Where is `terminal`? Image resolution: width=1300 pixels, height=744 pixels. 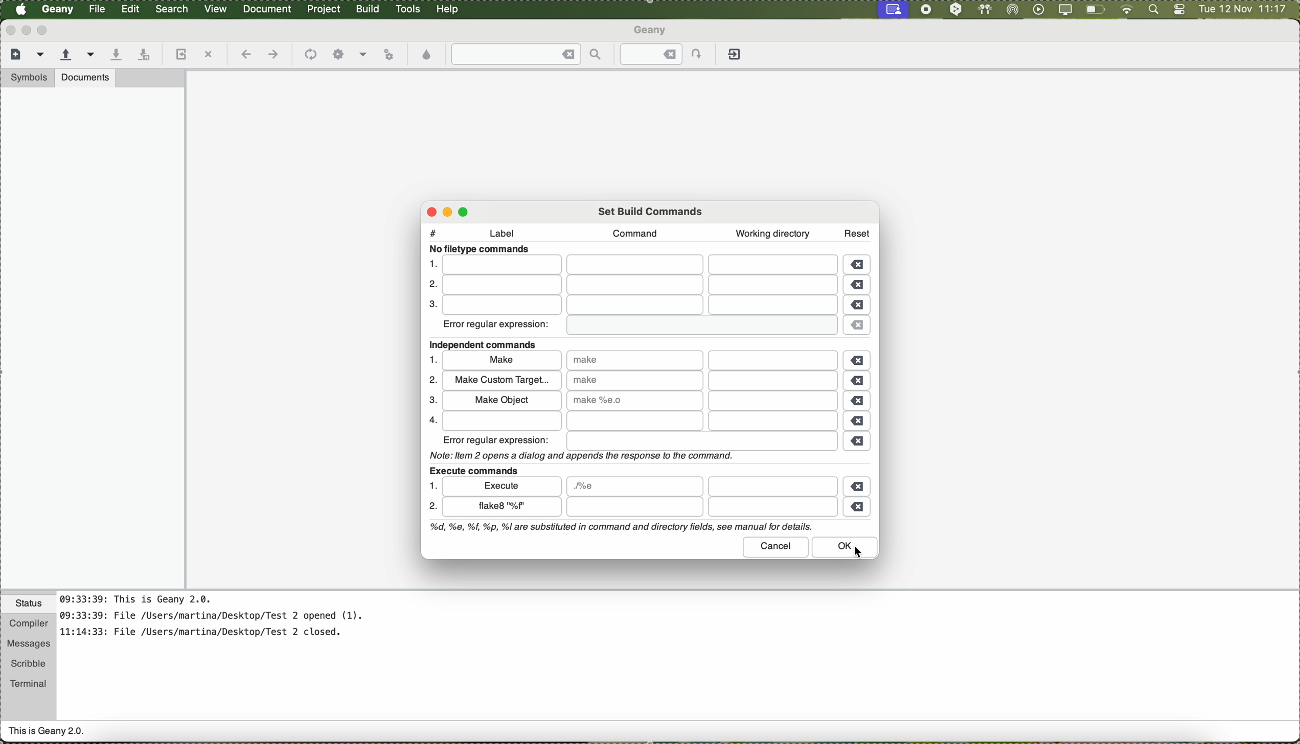
terminal is located at coordinates (29, 682).